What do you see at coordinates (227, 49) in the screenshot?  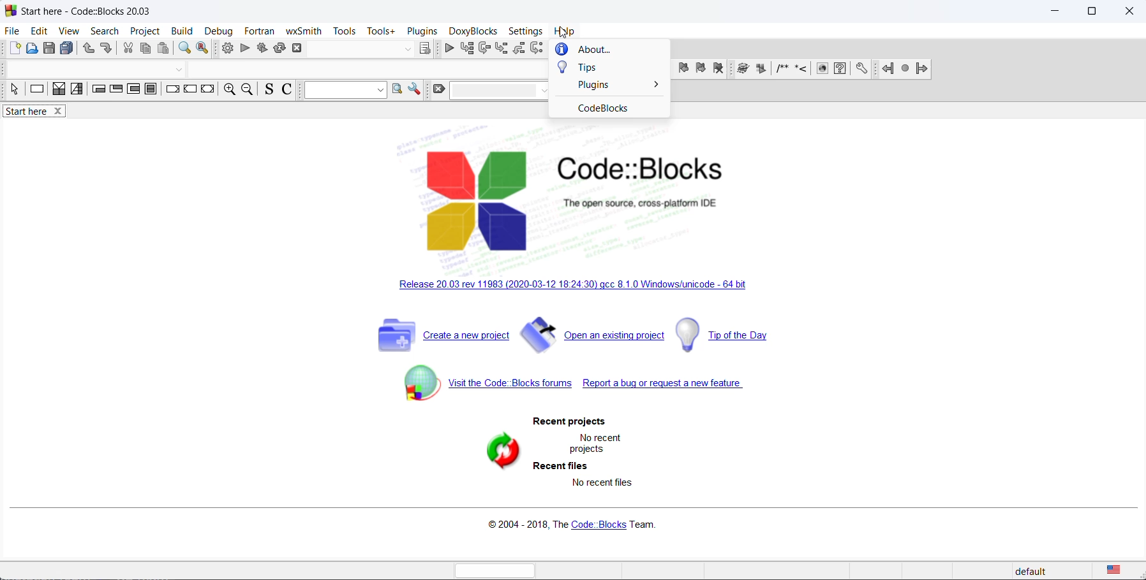 I see `build` at bounding box center [227, 49].